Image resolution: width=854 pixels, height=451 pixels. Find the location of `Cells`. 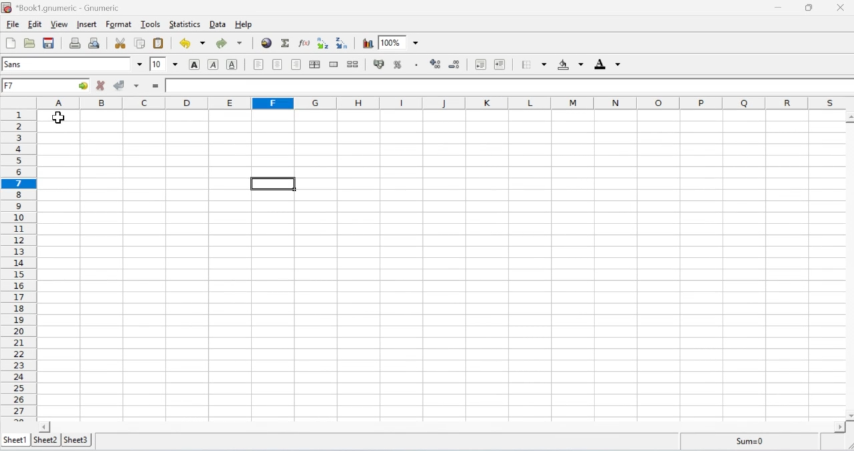

Cells is located at coordinates (434, 264).